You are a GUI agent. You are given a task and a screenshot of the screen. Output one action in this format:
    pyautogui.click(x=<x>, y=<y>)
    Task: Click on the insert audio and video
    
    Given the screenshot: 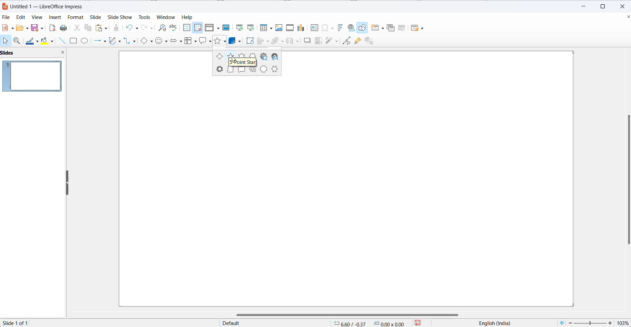 What is the action you would take?
    pyautogui.click(x=289, y=28)
    